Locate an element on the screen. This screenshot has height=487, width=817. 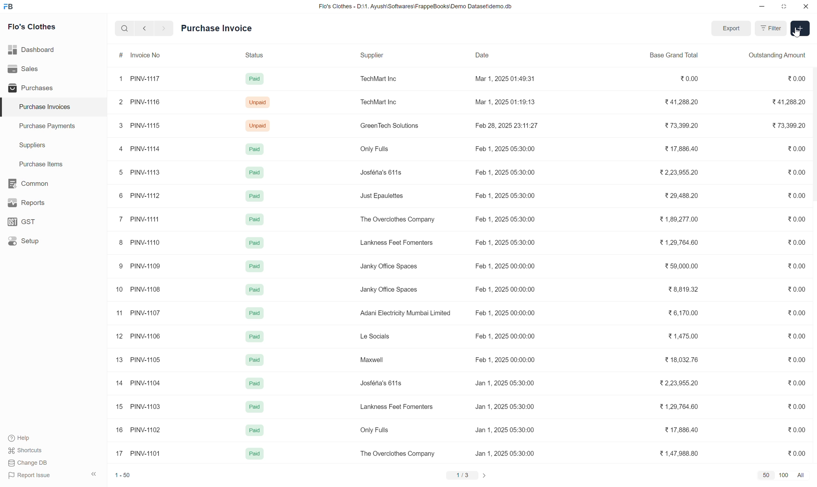
Base Grand Total is located at coordinates (674, 55).